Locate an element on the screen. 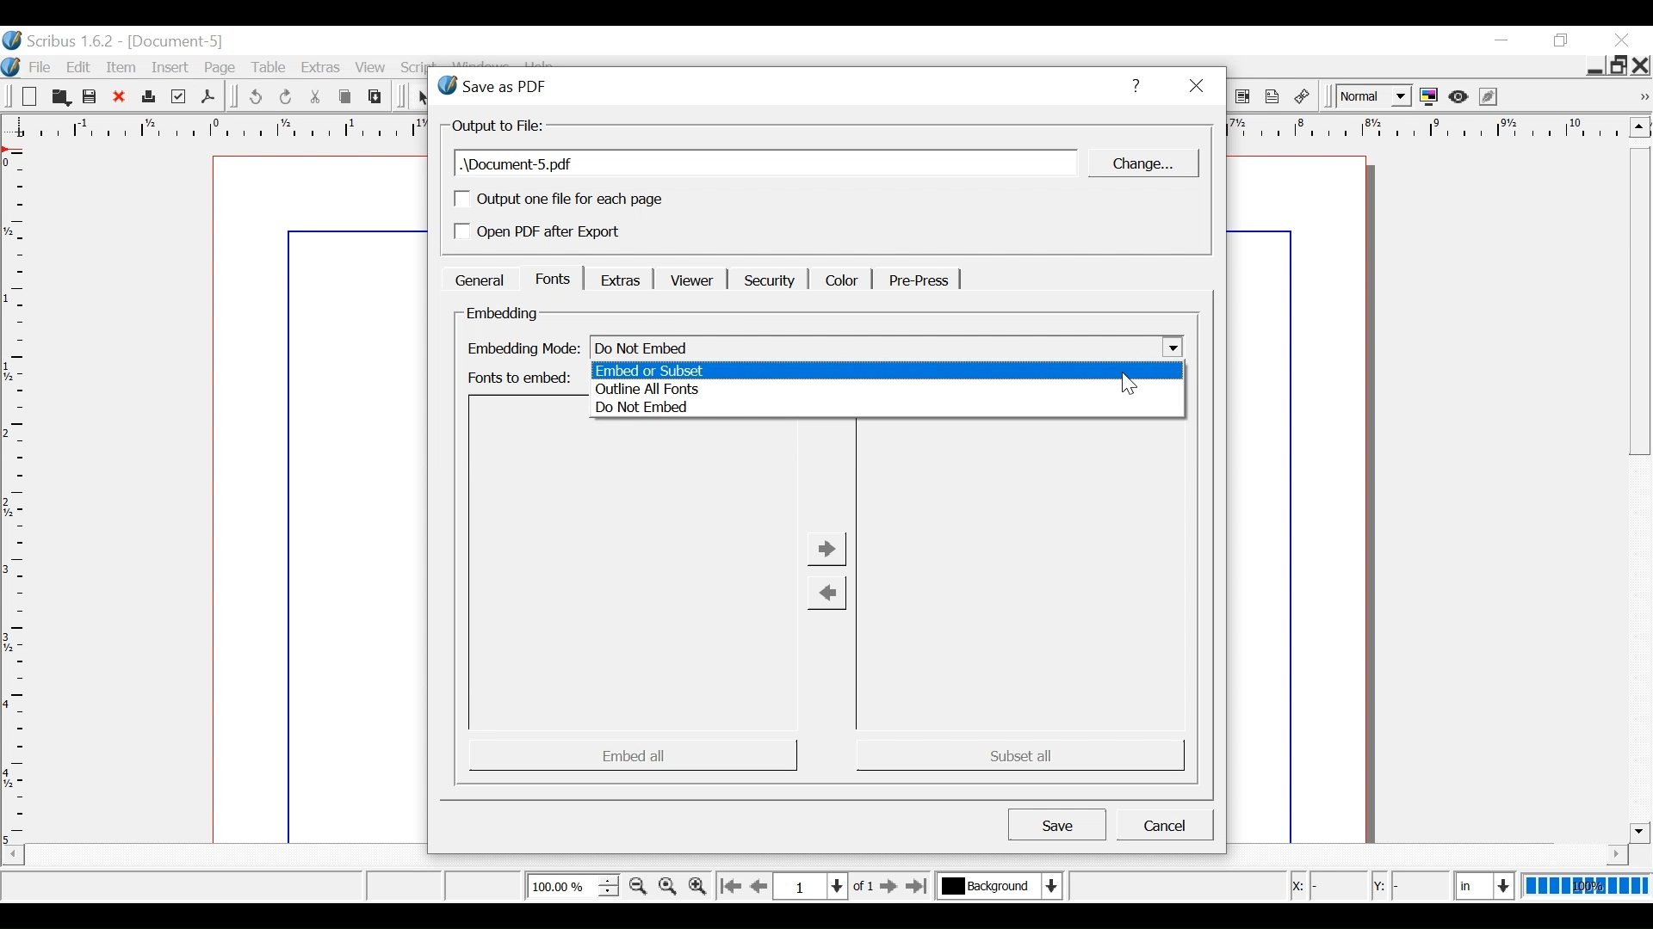  Close is located at coordinates (1195, 87).